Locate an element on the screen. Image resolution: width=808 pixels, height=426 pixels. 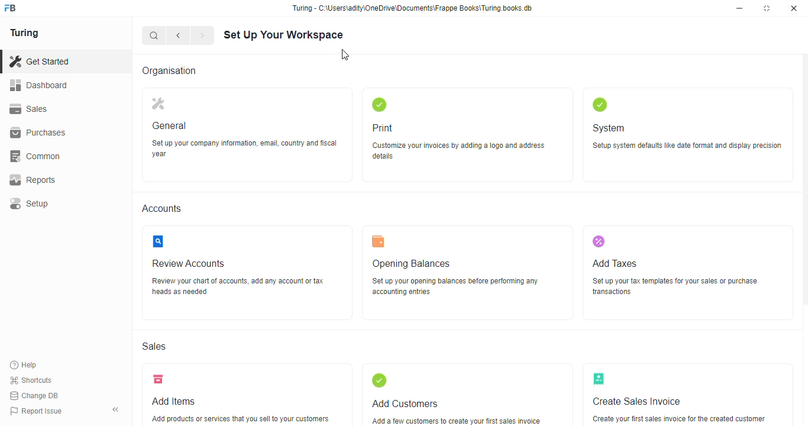
Create Sales Invoice Create your first sales invoice for the created customer is located at coordinates (690, 393).